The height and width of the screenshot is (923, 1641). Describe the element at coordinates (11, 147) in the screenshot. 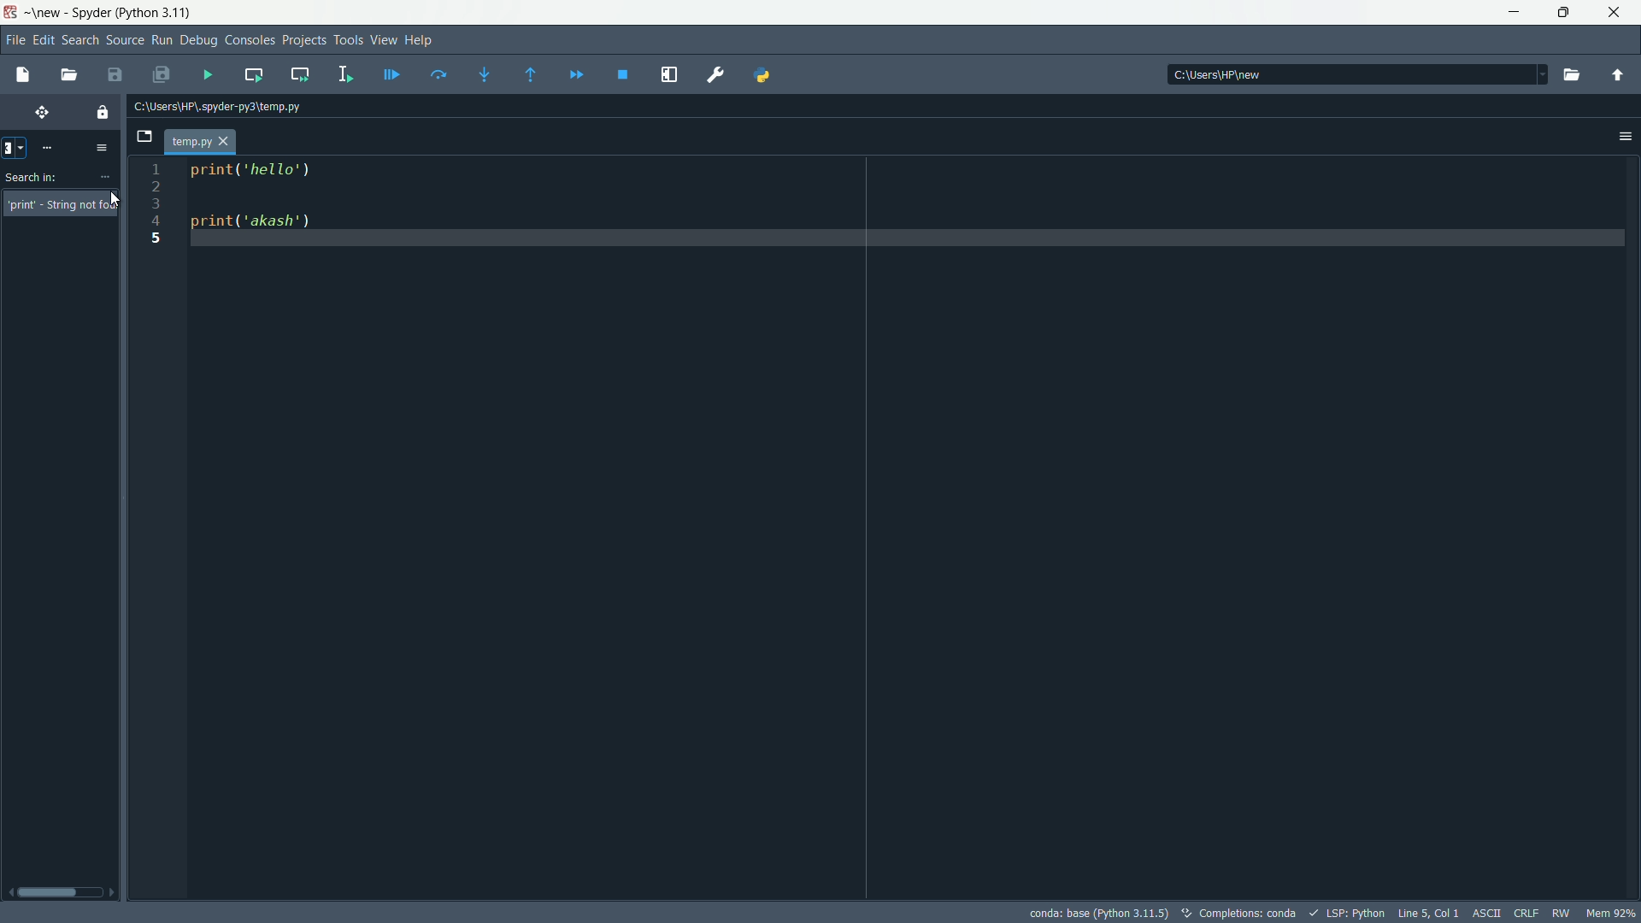

I see `clear` at that location.